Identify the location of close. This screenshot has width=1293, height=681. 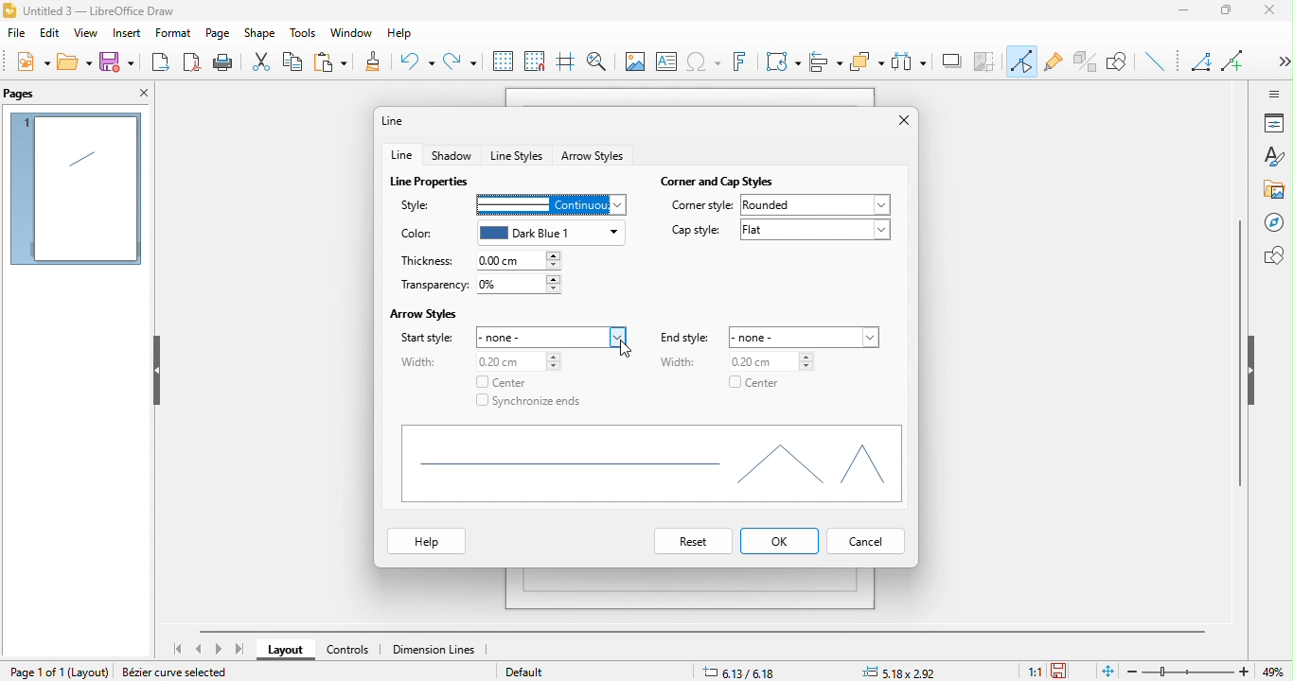
(896, 121).